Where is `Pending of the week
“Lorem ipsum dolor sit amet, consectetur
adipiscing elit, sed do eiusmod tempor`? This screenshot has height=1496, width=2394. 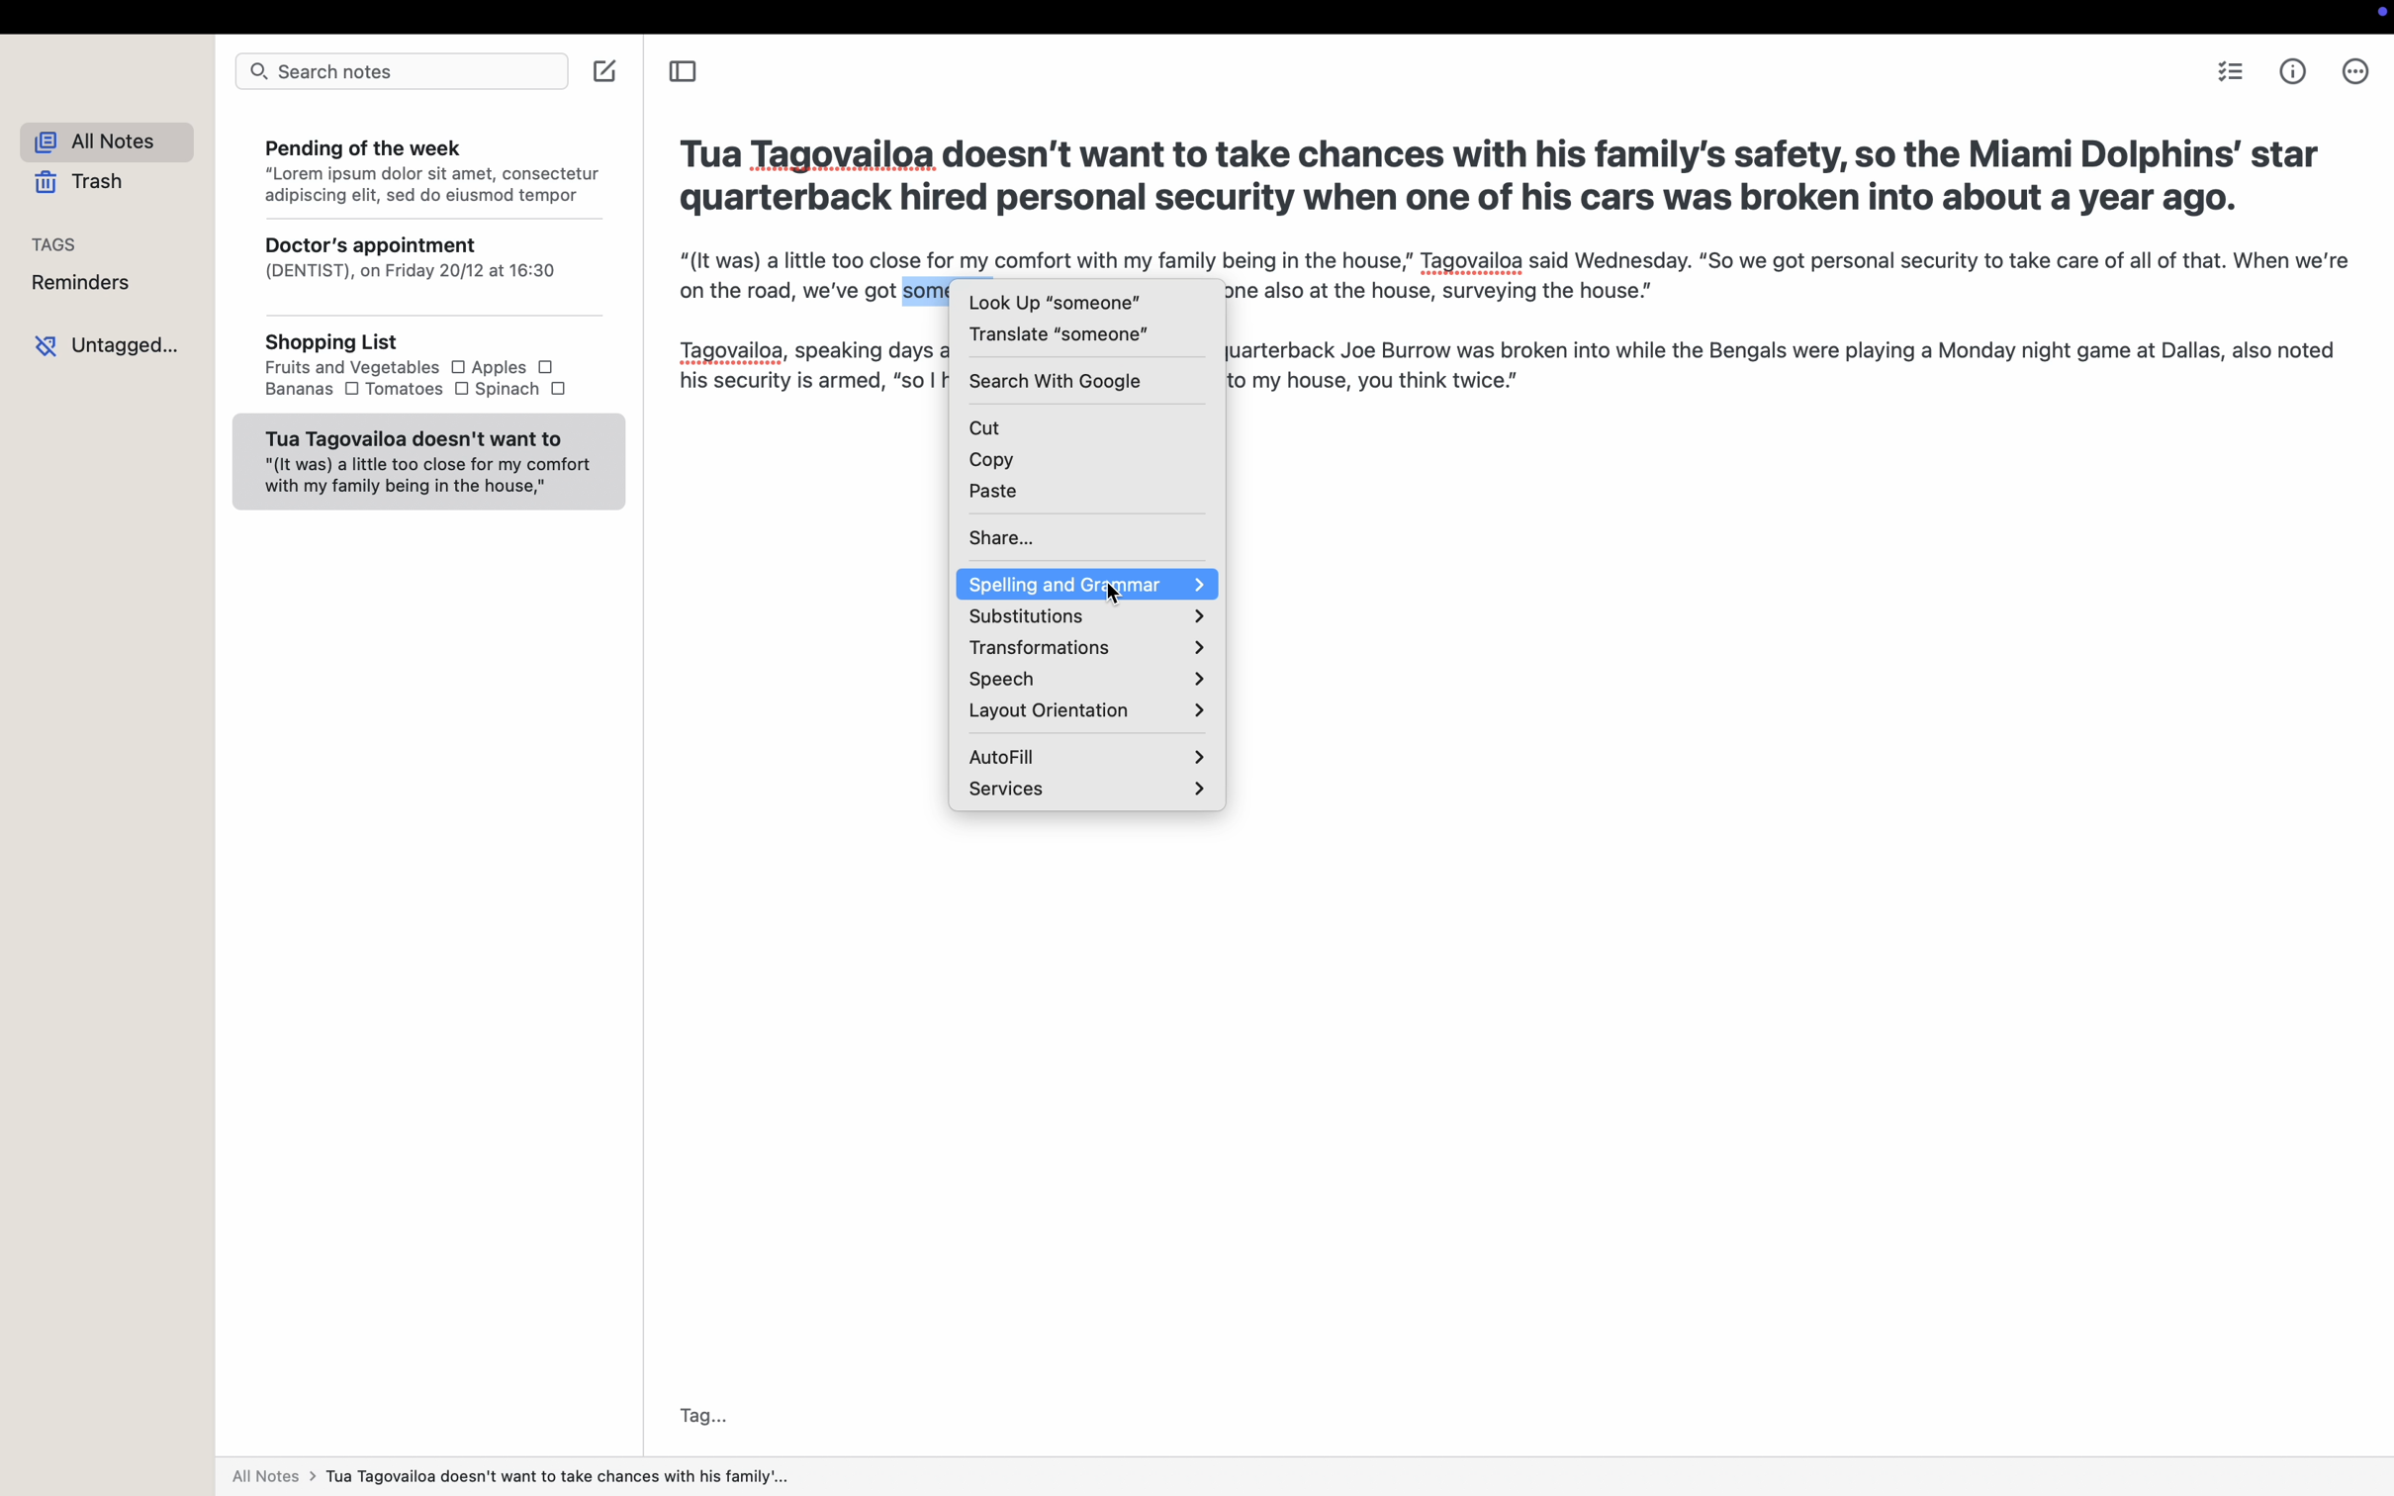 Pending of the week
“Lorem ipsum dolor sit amet, consectetur
adipiscing elit, sed do eiusmod tempor is located at coordinates (428, 167).